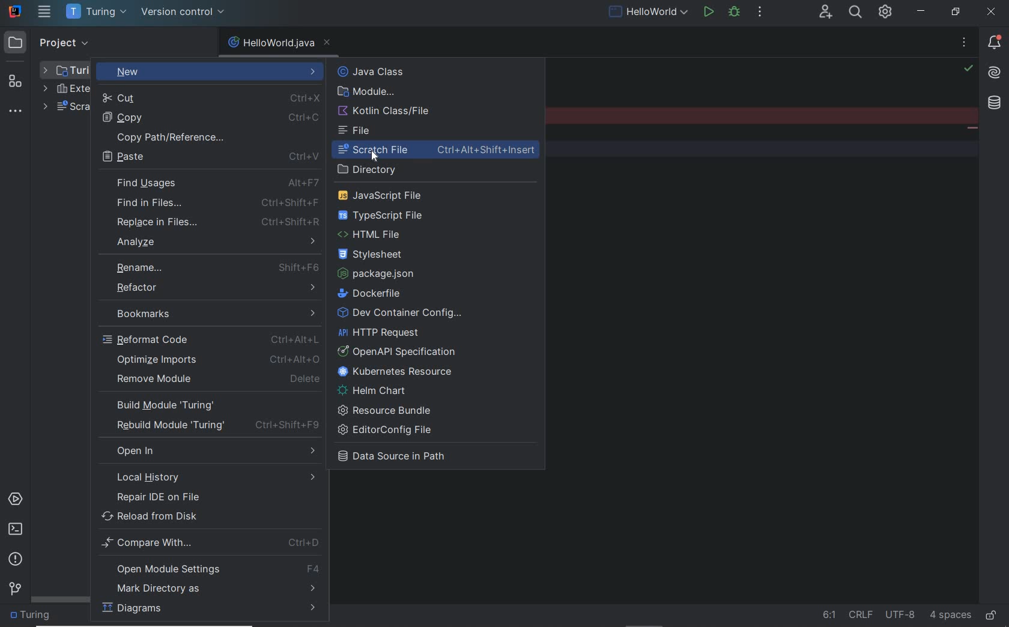 This screenshot has width=1009, height=627. I want to click on more options, so click(964, 44).